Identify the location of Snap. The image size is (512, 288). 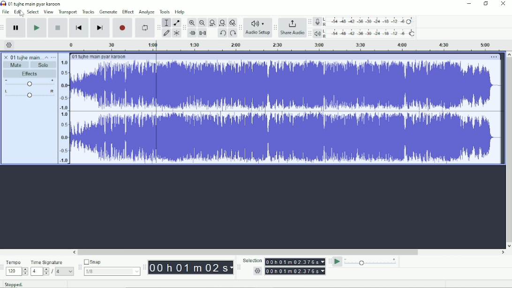
(112, 267).